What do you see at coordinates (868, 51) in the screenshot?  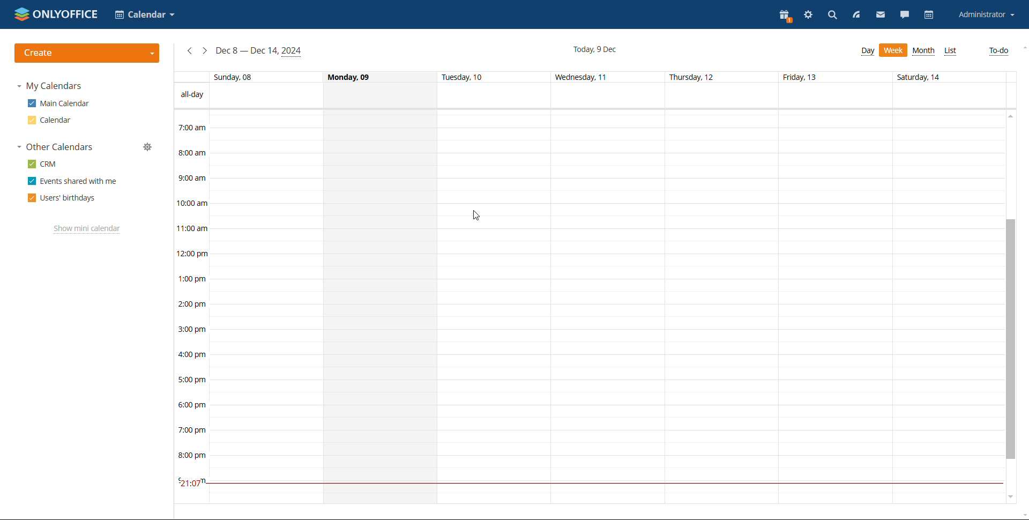 I see `day view` at bounding box center [868, 51].